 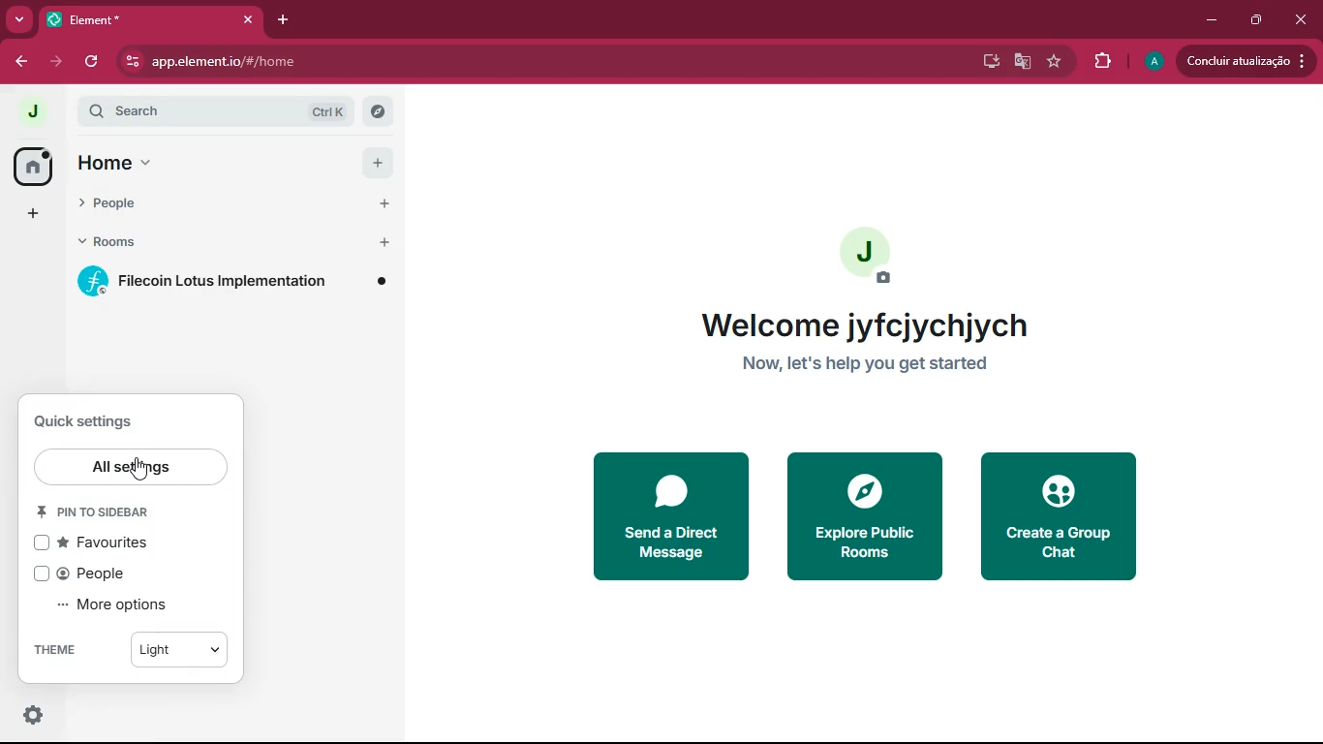 What do you see at coordinates (114, 544) in the screenshot?
I see `favourites` at bounding box center [114, 544].